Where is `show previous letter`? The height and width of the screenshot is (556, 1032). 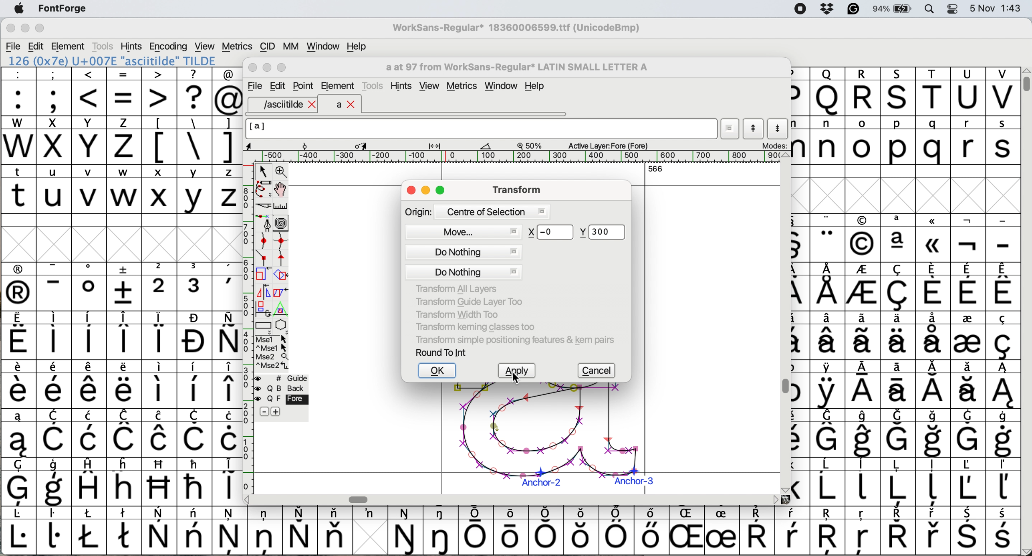 show previous letter is located at coordinates (754, 129).